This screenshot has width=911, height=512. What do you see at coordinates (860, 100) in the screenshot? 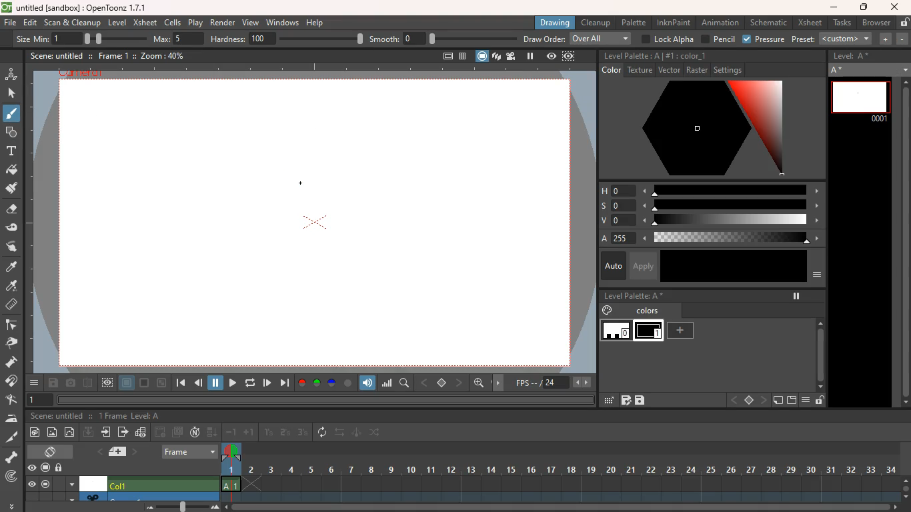
I see `canvas 0001` at bounding box center [860, 100].